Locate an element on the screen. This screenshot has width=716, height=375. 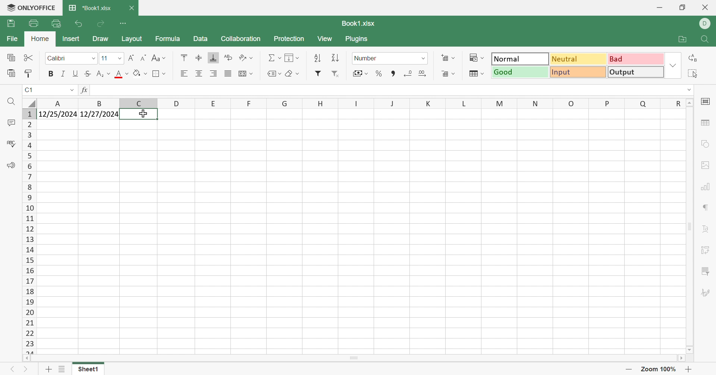
Descending order is located at coordinates (334, 58).